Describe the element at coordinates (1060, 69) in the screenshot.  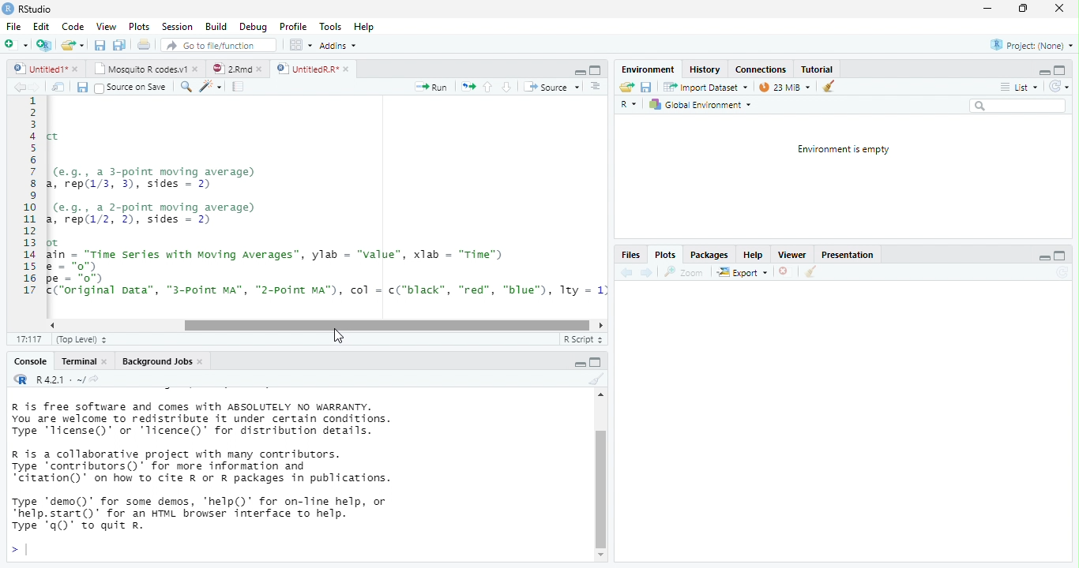
I see `maximize` at that location.